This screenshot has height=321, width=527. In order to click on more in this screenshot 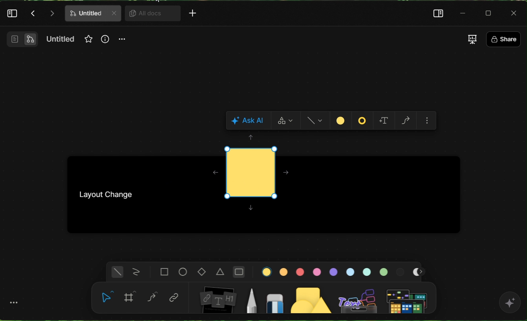, I will do `click(14, 303)`.